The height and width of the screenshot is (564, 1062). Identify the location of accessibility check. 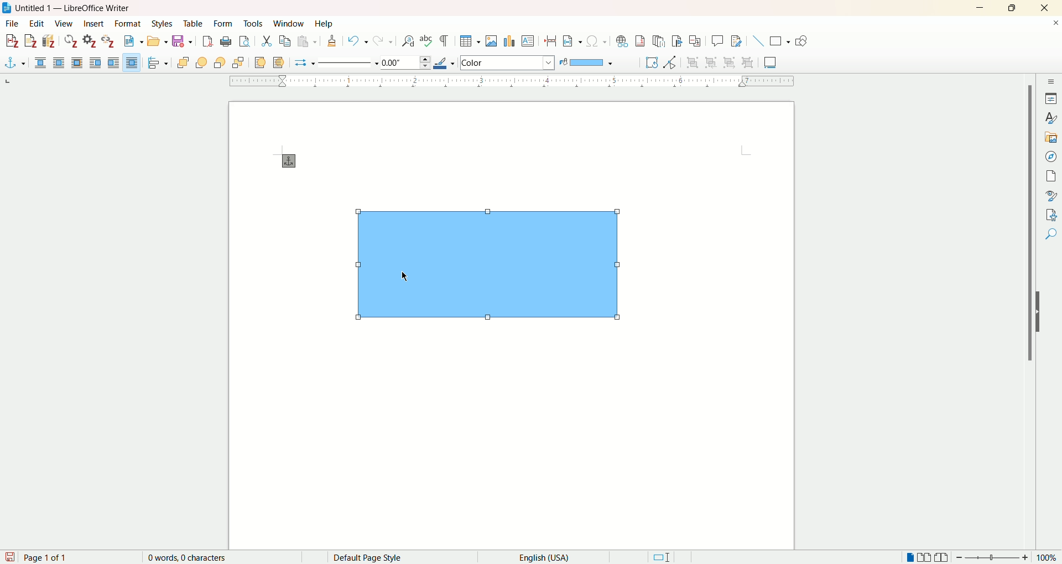
(1051, 232).